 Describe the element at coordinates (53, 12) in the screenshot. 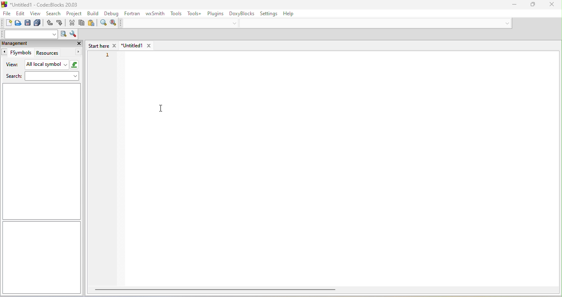

I see `search` at that location.